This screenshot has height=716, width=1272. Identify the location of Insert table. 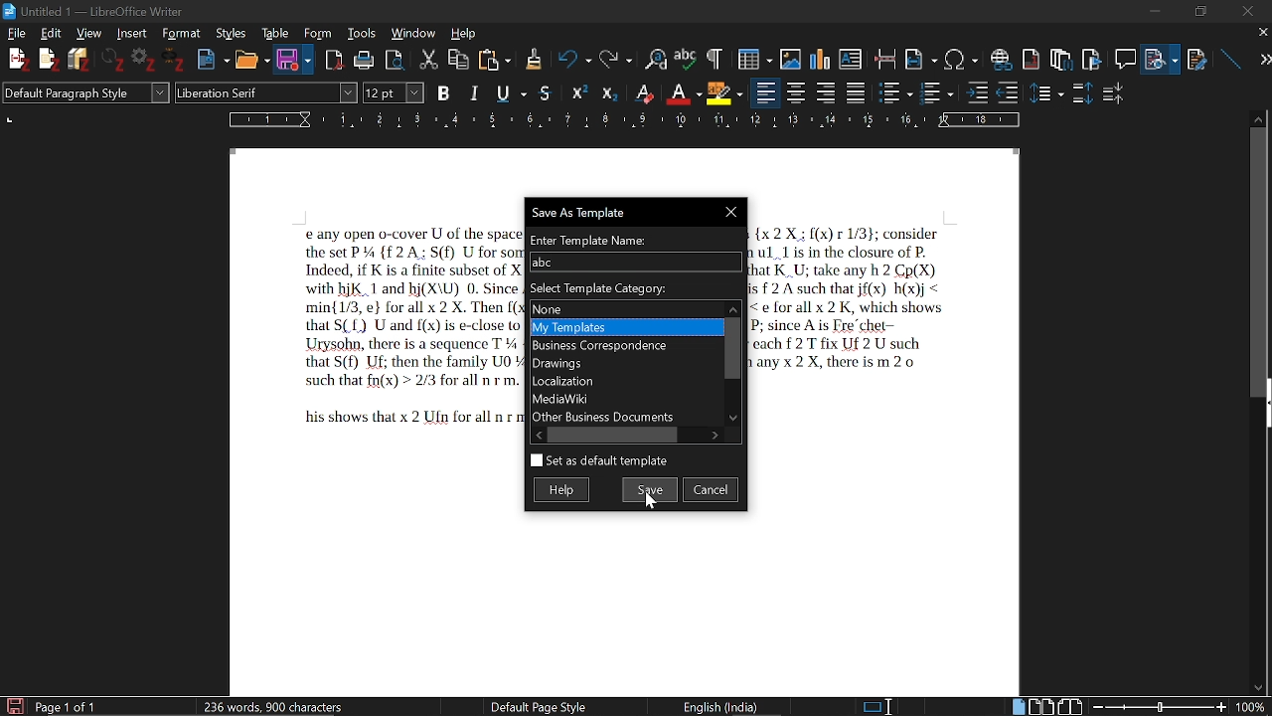
(747, 57).